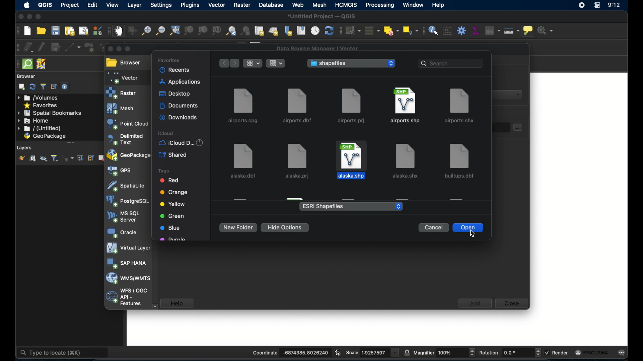 This screenshot has width=643, height=361. Describe the element at coordinates (353, 30) in the screenshot. I see `select features by area or single click` at that location.